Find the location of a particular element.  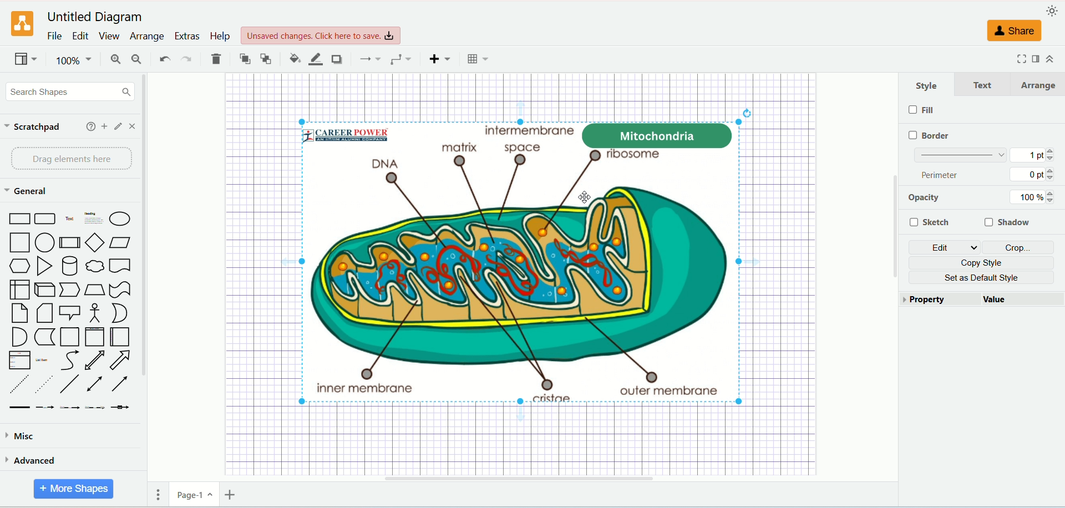

border is located at coordinates (933, 135).